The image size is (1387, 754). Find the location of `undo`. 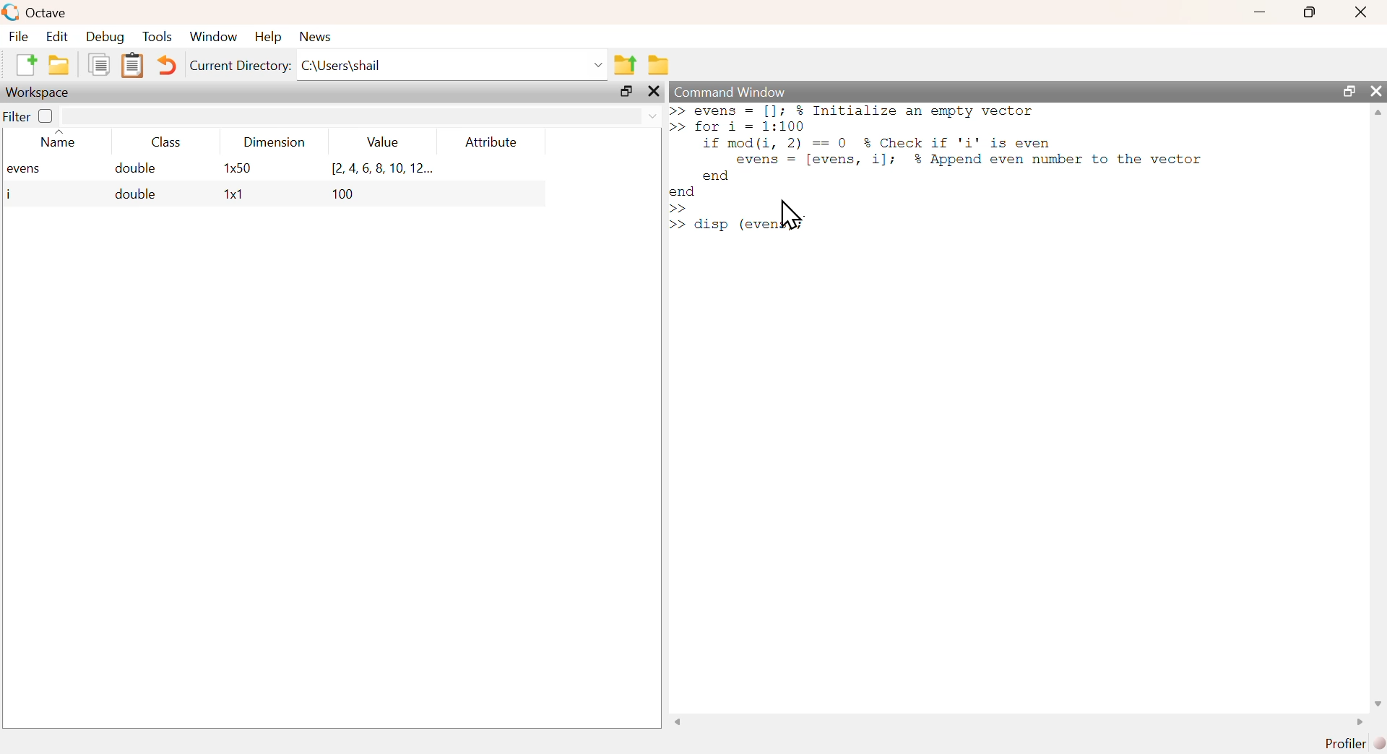

undo is located at coordinates (168, 68).